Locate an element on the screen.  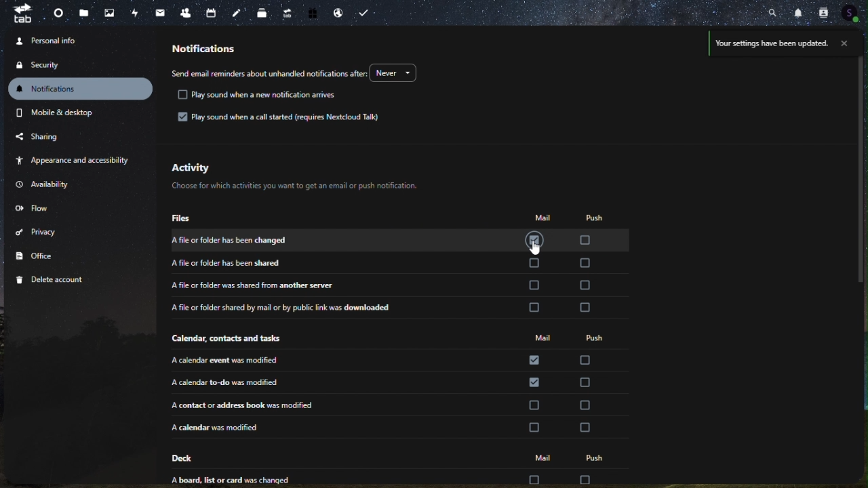
scroll bar is located at coordinates (859, 159).